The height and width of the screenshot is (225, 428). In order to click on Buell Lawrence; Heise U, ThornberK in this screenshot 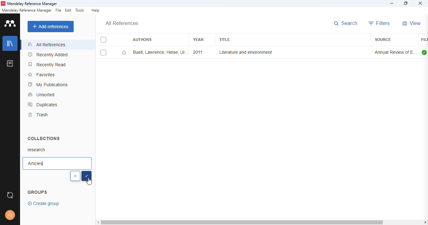, I will do `click(160, 52)`.